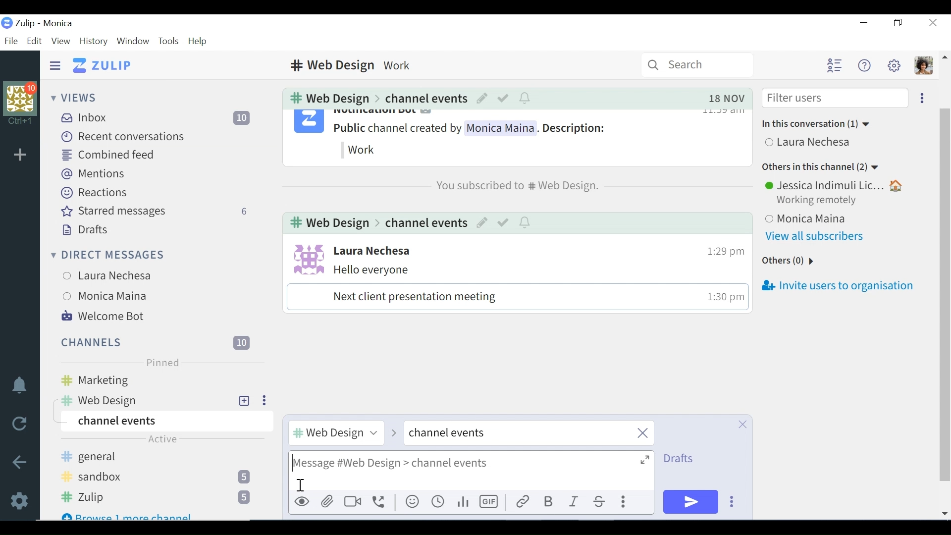  I want to click on general Channel, so click(159, 458).